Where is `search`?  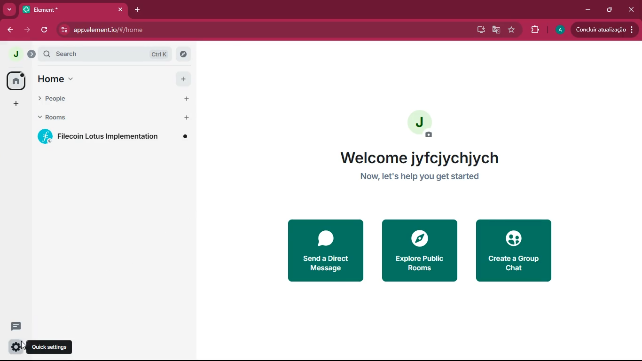 search is located at coordinates (105, 54).